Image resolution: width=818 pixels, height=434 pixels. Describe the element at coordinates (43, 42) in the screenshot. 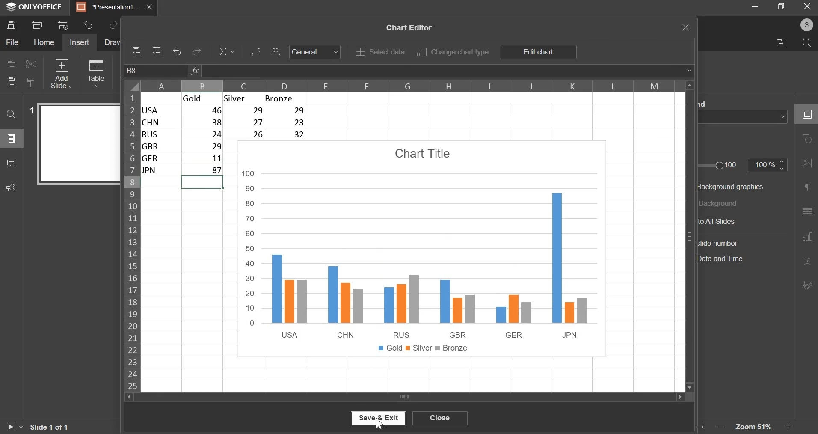

I see `home` at that location.